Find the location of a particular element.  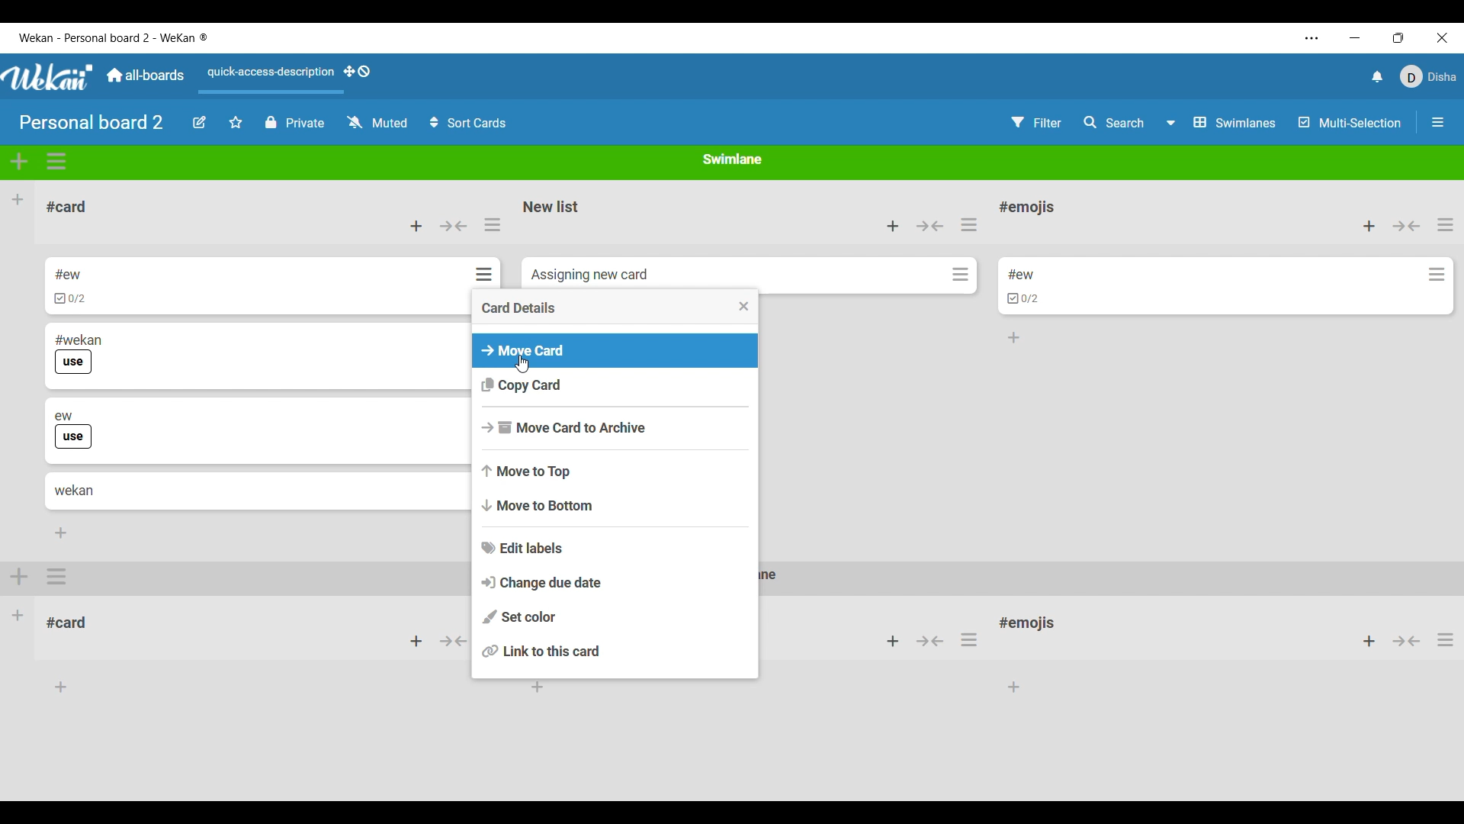

add is located at coordinates (416, 642).